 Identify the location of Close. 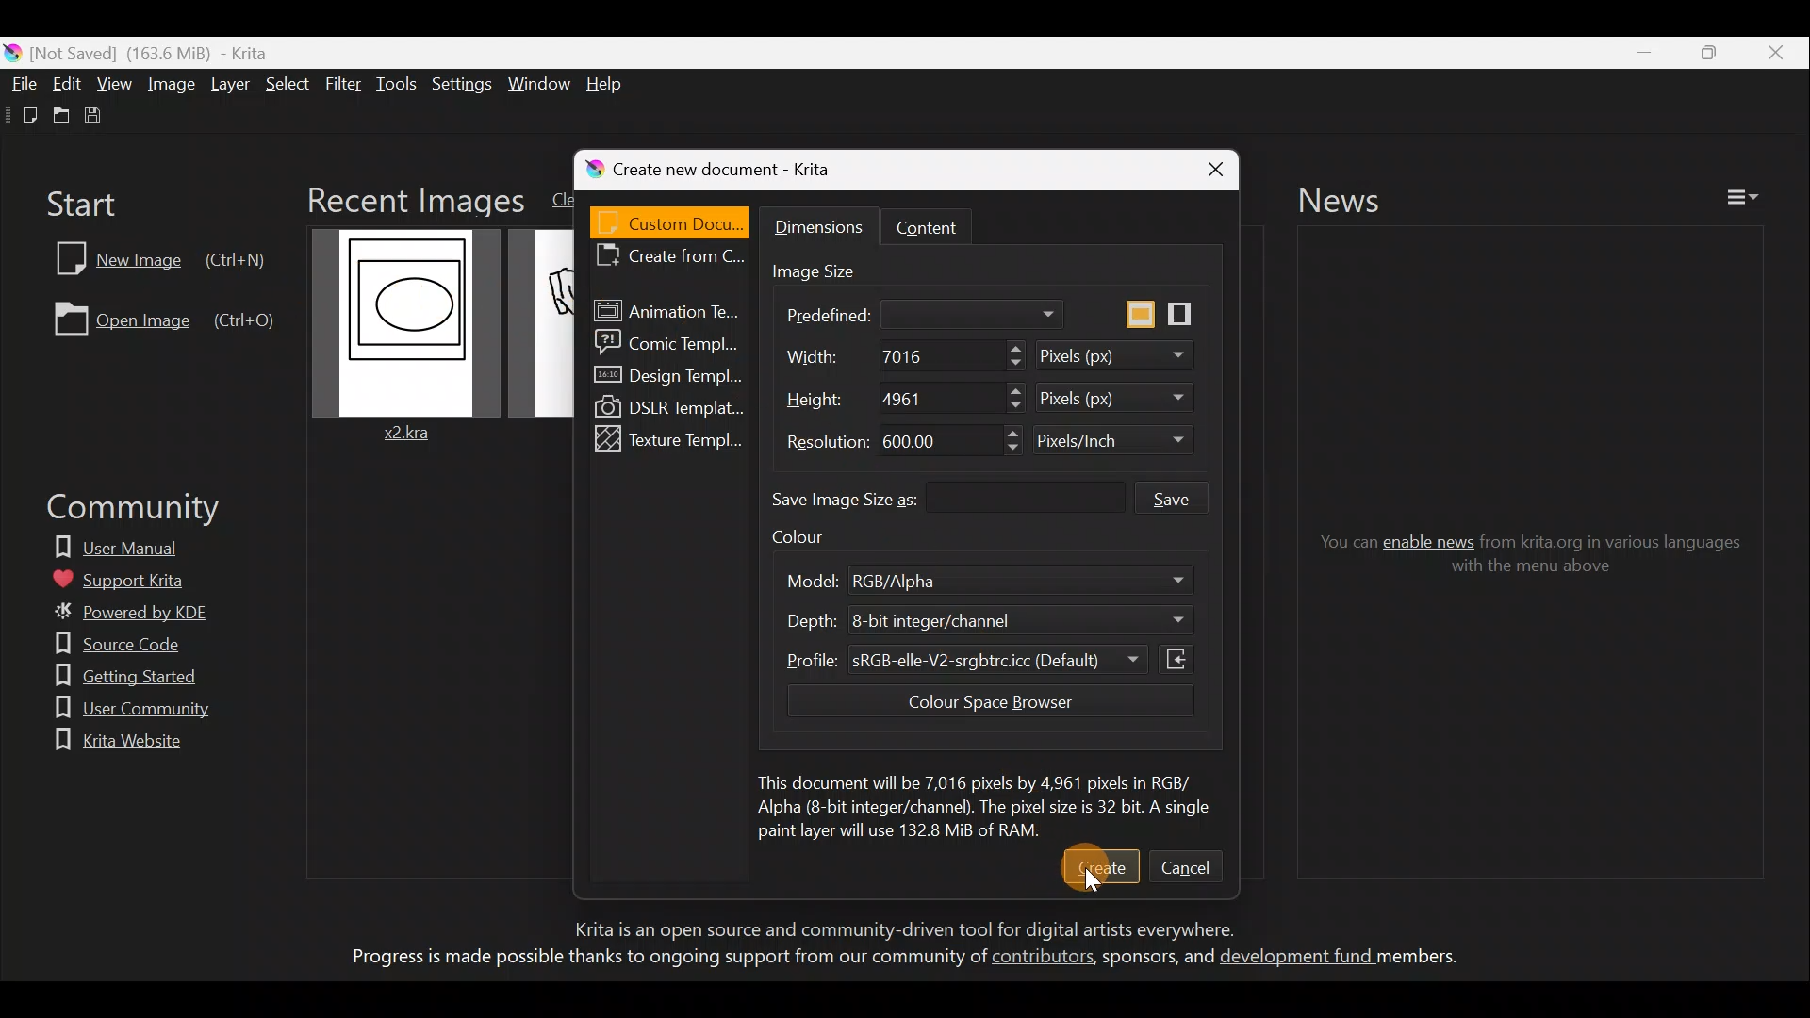
(1197, 167).